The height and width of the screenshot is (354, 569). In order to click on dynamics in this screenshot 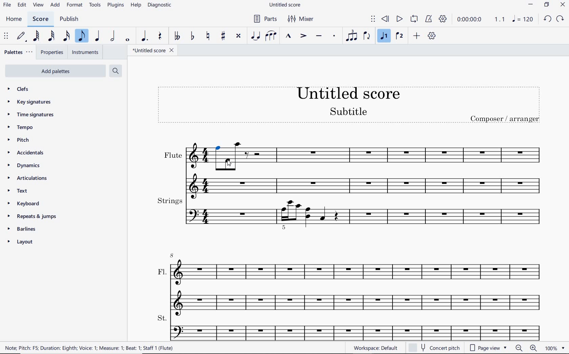, I will do `click(24, 166)`.